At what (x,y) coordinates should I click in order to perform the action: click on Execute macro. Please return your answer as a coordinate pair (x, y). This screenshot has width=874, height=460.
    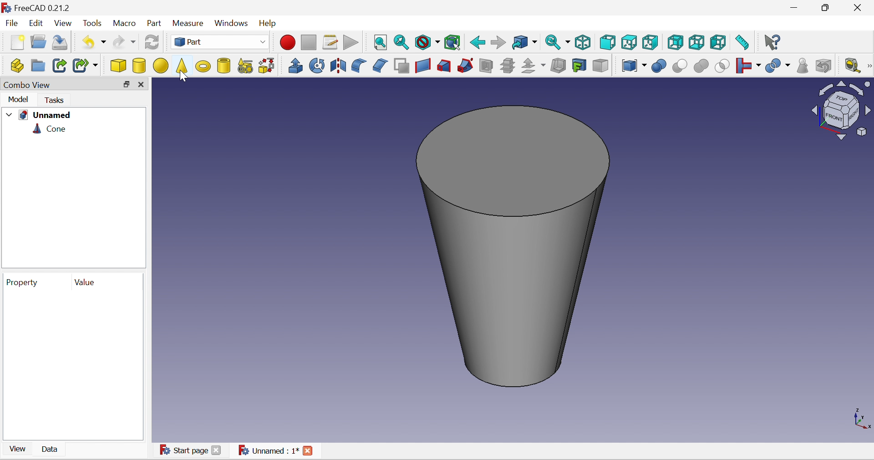
    Looking at the image, I should click on (352, 43).